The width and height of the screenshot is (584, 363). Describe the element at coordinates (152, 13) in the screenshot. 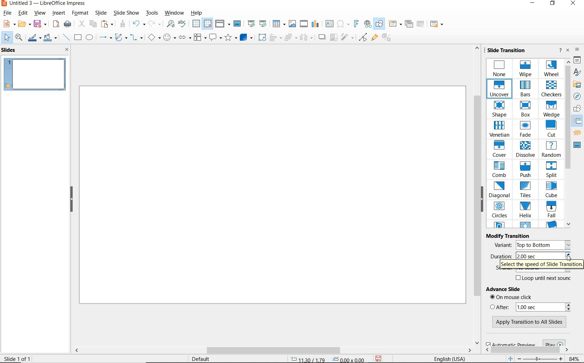

I see `TOOLS` at that location.